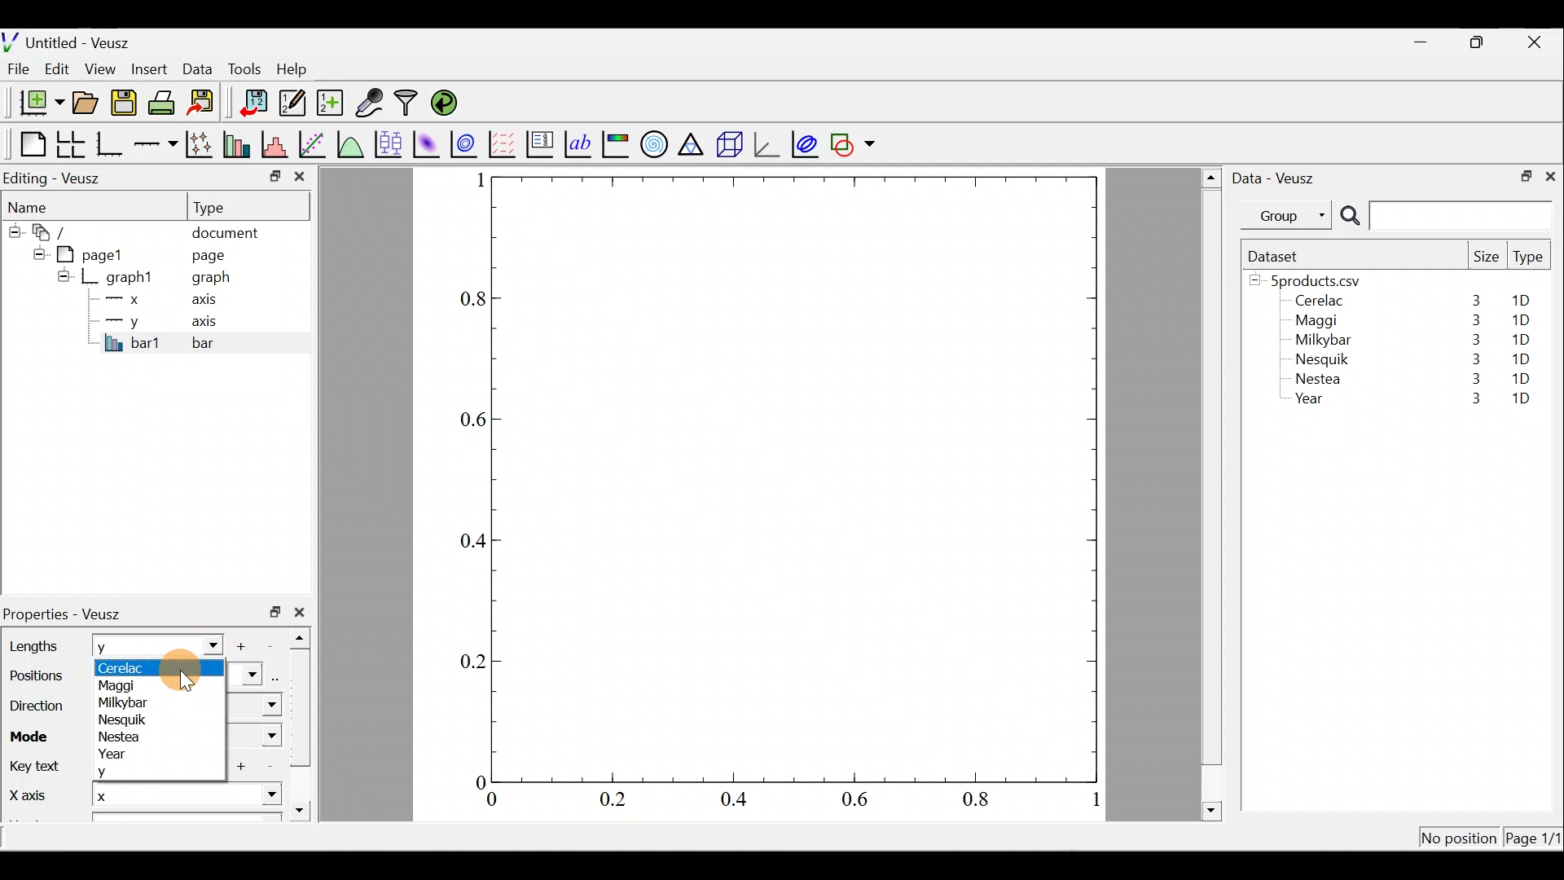  What do you see at coordinates (1277, 176) in the screenshot?
I see `Data - Veusz` at bounding box center [1277, 176].